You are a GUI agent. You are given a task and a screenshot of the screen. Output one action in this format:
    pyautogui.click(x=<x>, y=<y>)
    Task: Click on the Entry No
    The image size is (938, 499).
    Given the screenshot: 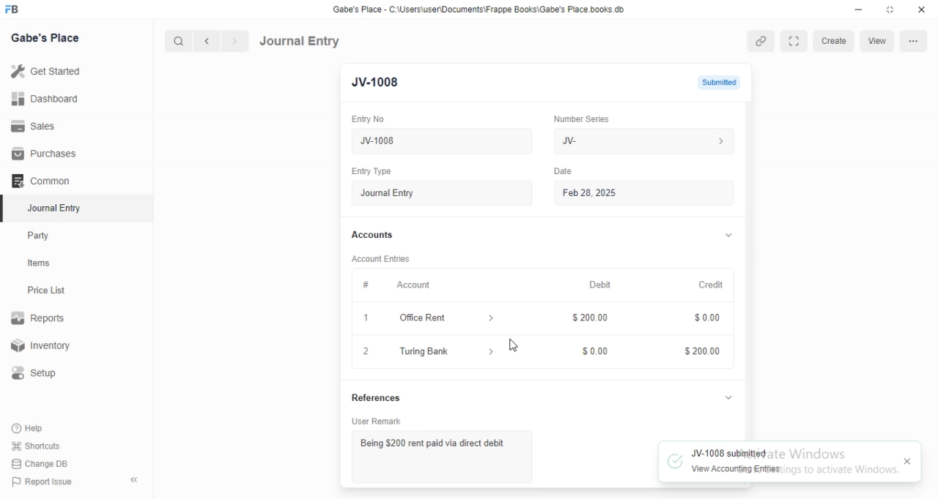 What is the action you would take?
    pyautogui.click(x=370, y=119)
    